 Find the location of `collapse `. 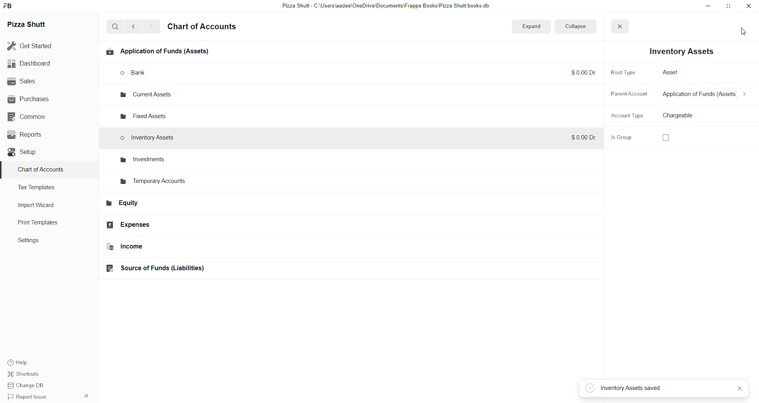

collapse  is located at coordinates (574, 26).